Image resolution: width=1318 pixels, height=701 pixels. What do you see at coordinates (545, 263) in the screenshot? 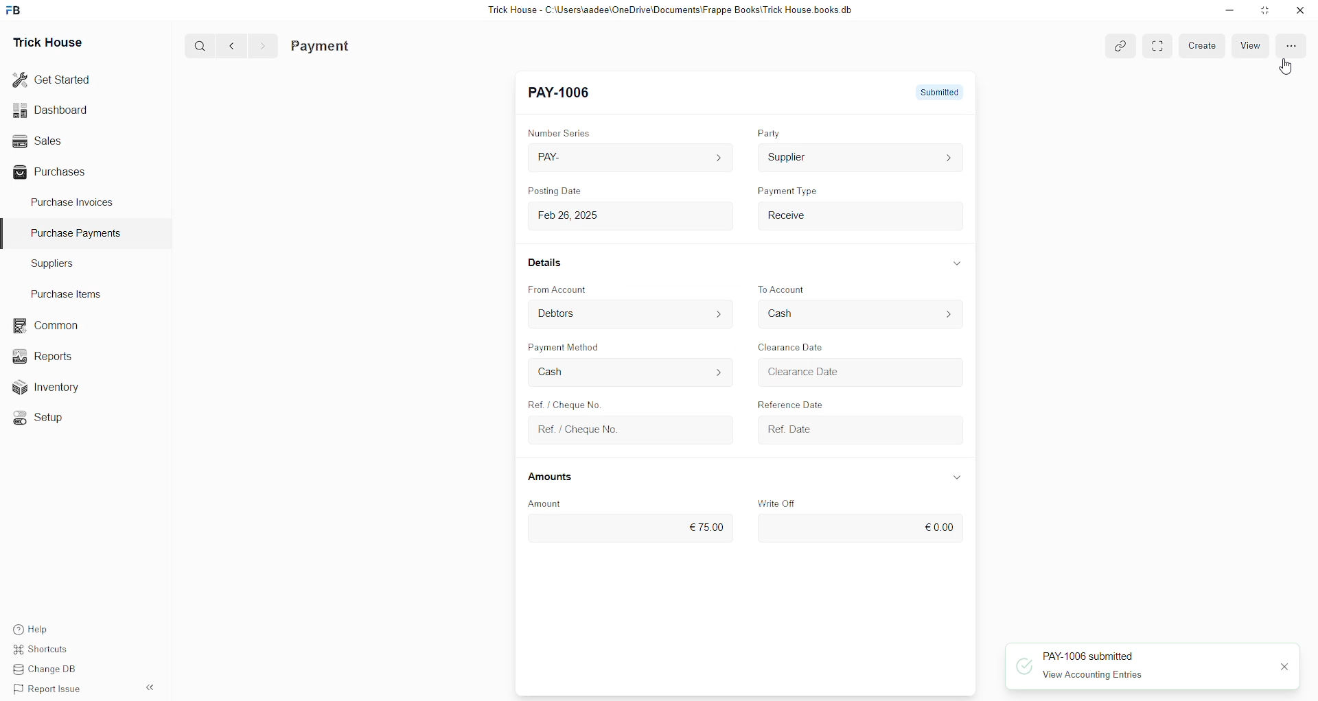
I see `Details` at bounding box center [545, 263].